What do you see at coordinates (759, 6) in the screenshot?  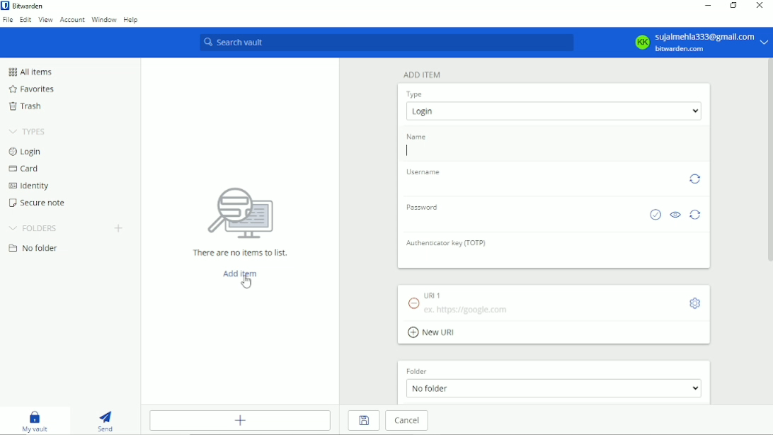 I see `Close` at bounding box center [759, 6].